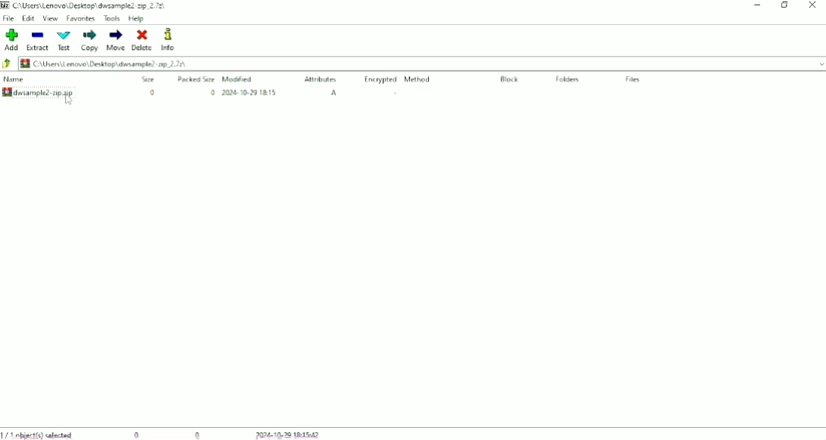 The width and height of the screenshot is (826, 440). I want to click on 0, so click(212, 93).